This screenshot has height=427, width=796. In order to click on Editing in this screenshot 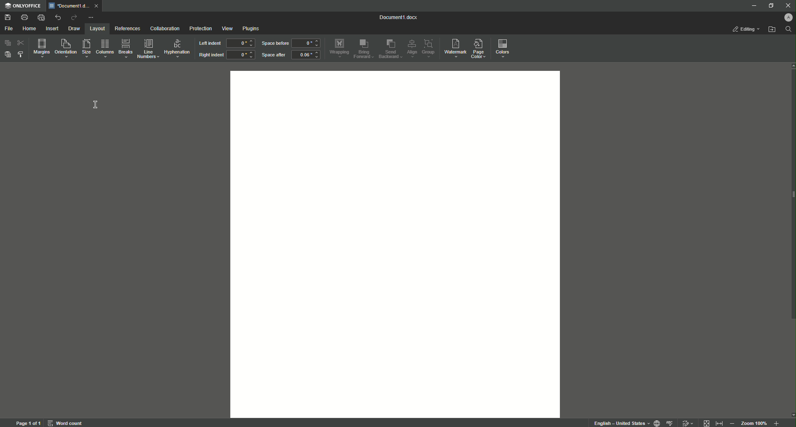, I will do `click(745, 29)`.